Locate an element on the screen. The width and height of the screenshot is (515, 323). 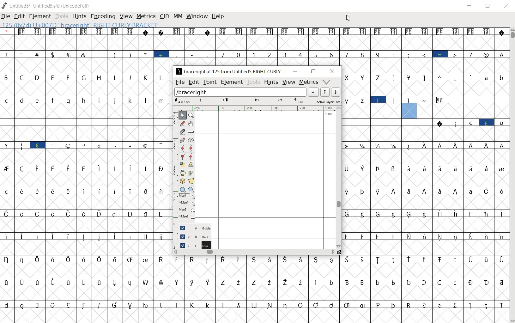
tools is located at coordinates (253, 82).